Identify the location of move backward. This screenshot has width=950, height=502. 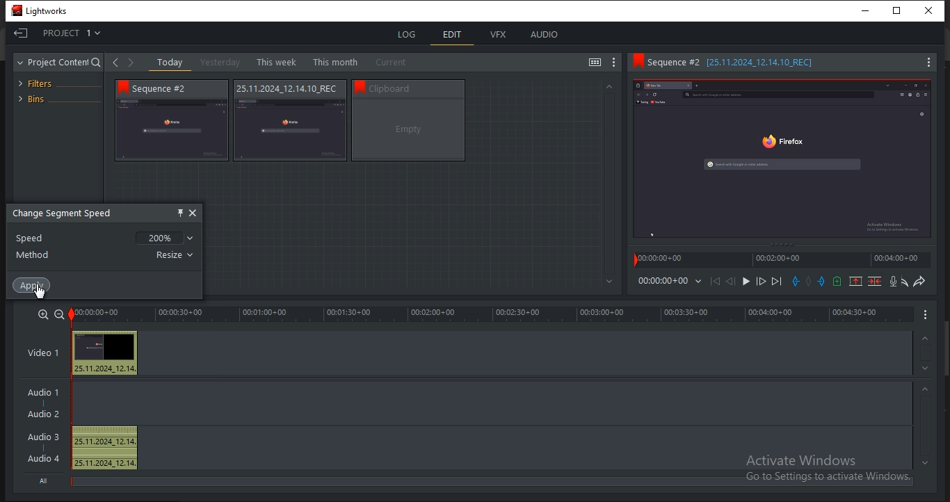
(715, 282).